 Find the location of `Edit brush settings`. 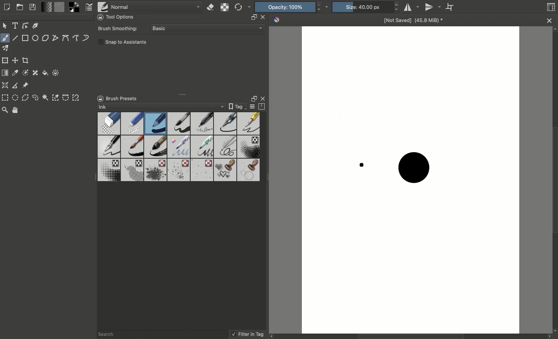

Edit brush settings is located at coordinates (90, 7).